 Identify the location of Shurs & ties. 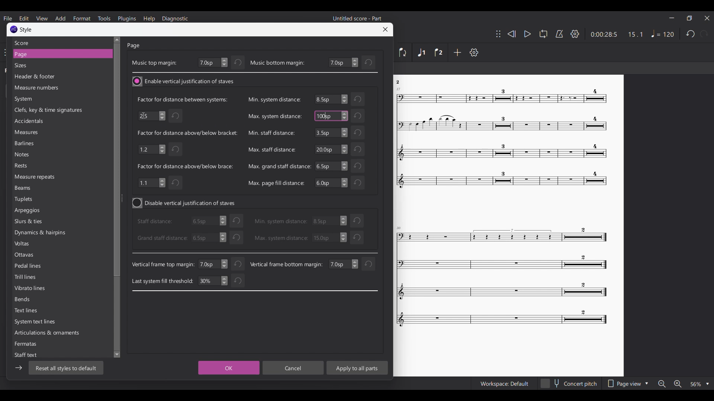
(33, 222).